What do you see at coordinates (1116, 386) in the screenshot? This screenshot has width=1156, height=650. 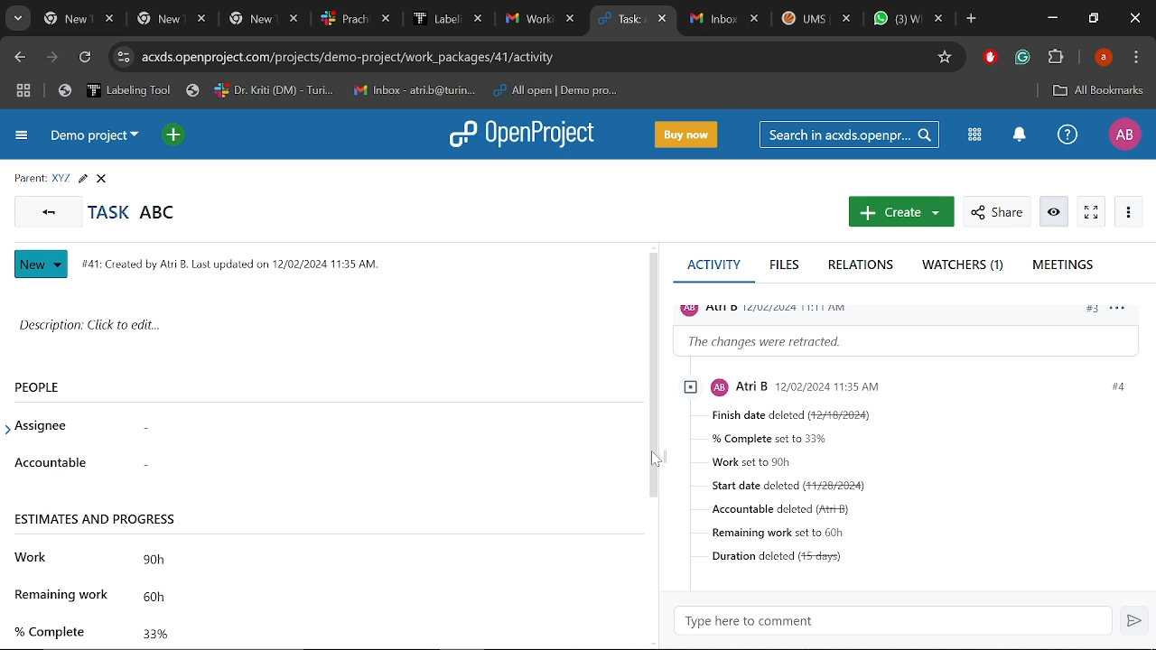 I see `#4` at bounding box center [1116, 386].